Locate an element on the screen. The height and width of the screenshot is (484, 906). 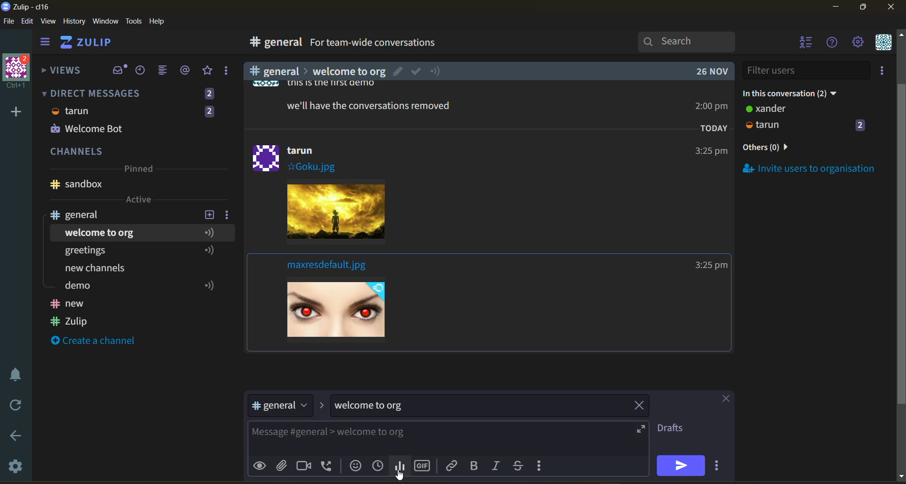
Channel name is located at coordinates (76, 184).